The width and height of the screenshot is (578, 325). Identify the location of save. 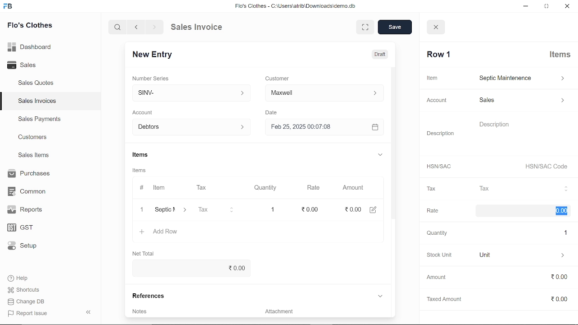
(395, 27).